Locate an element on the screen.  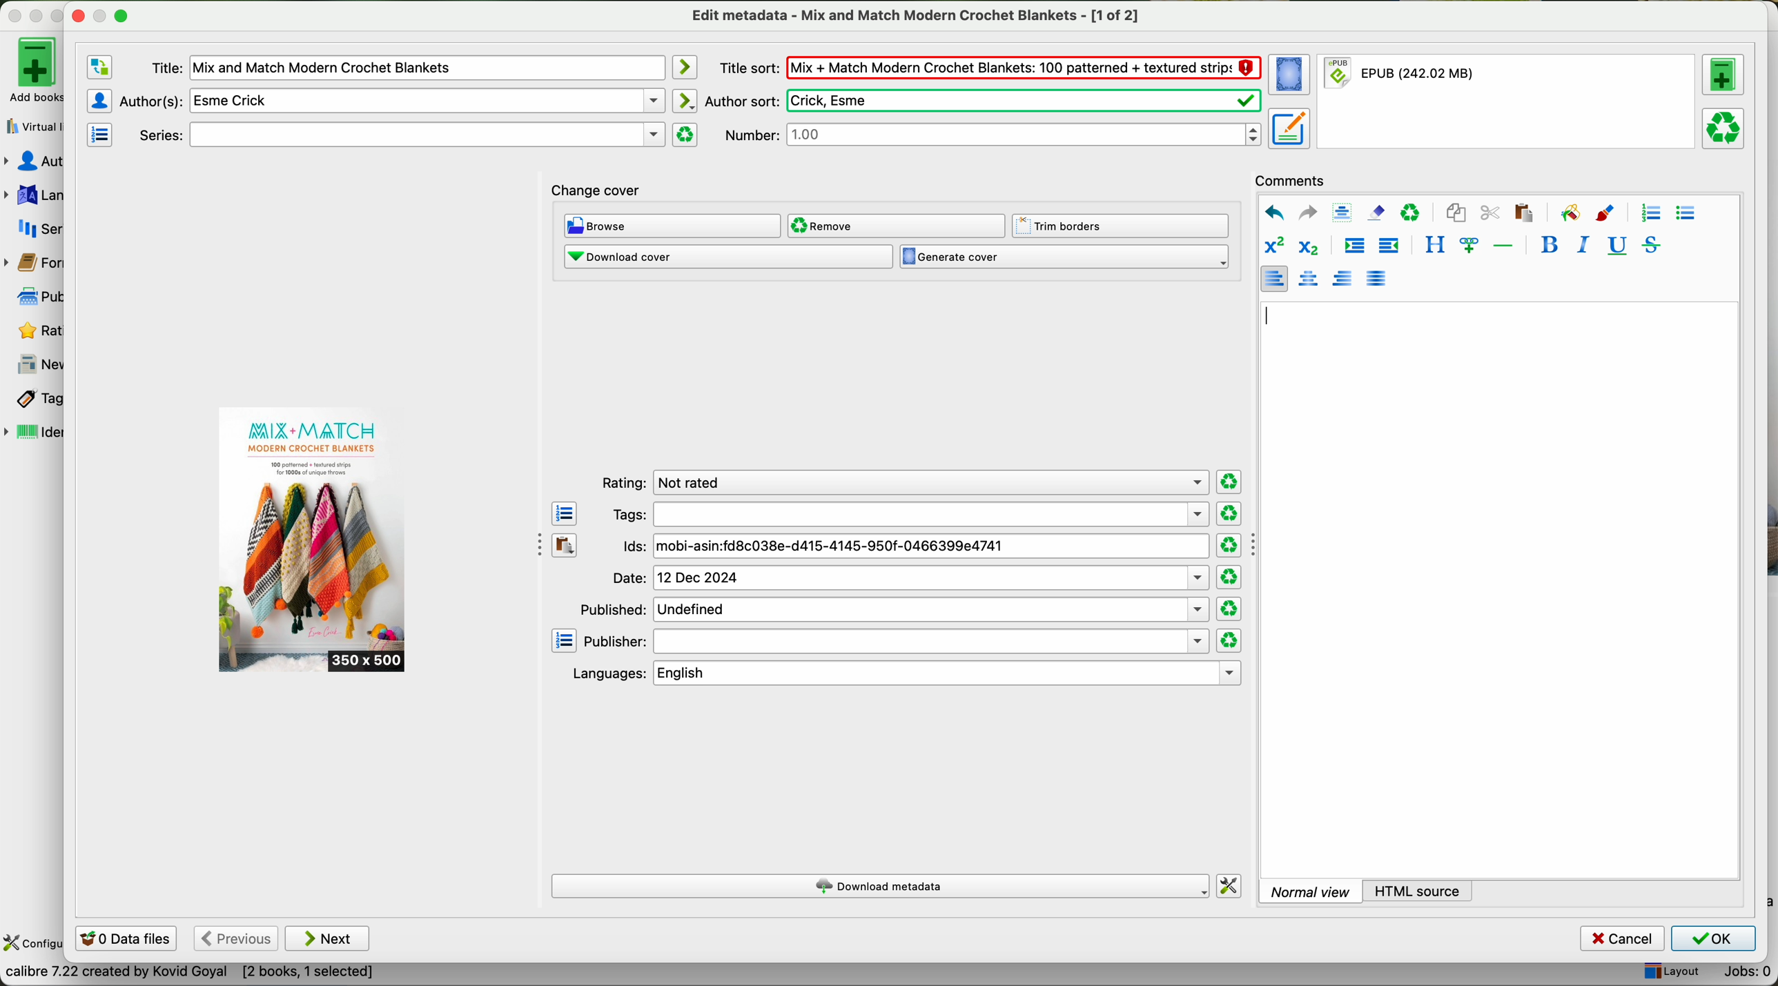
formats is located at coordinates (31, 263).